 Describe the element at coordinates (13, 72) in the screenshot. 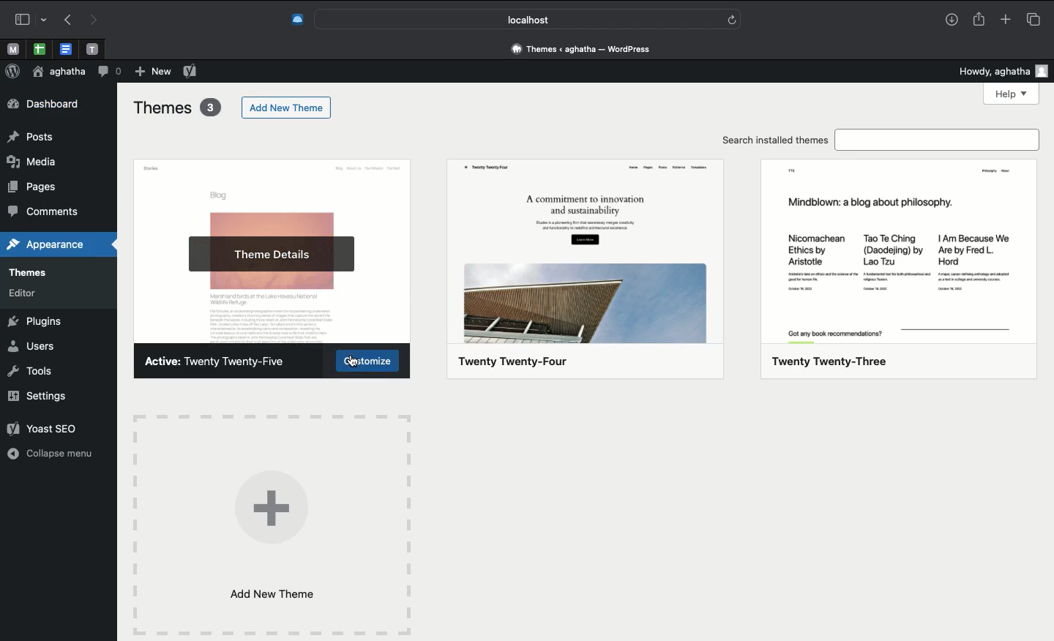

I see `Wordpress logo` at that location.